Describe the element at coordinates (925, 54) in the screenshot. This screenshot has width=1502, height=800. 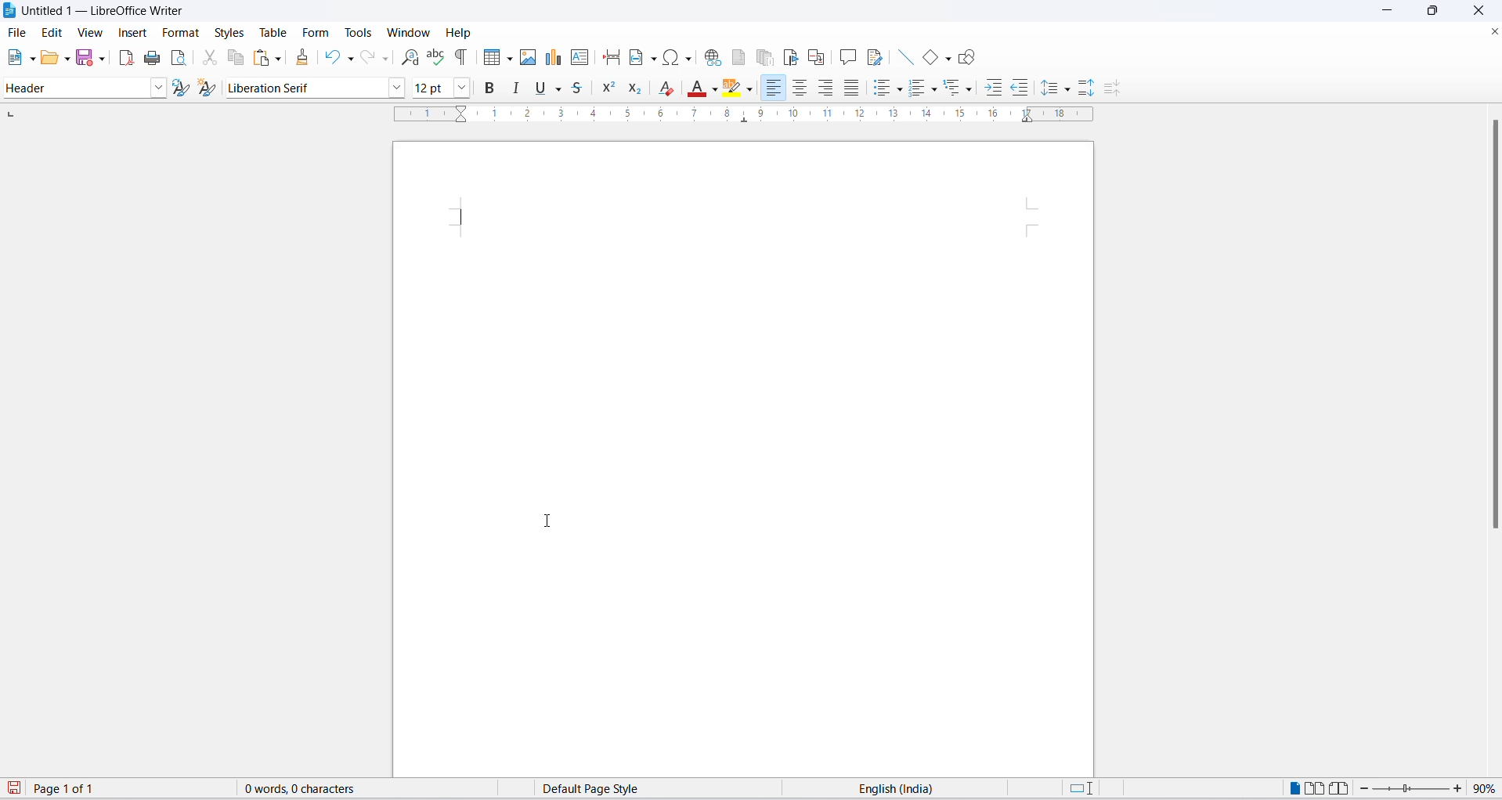
I see `basic shapes` at that location.